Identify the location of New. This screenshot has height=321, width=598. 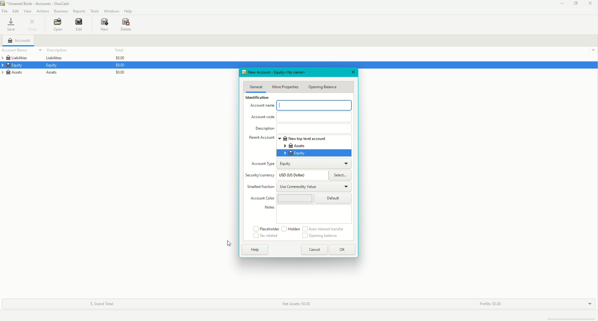
(103, 25).